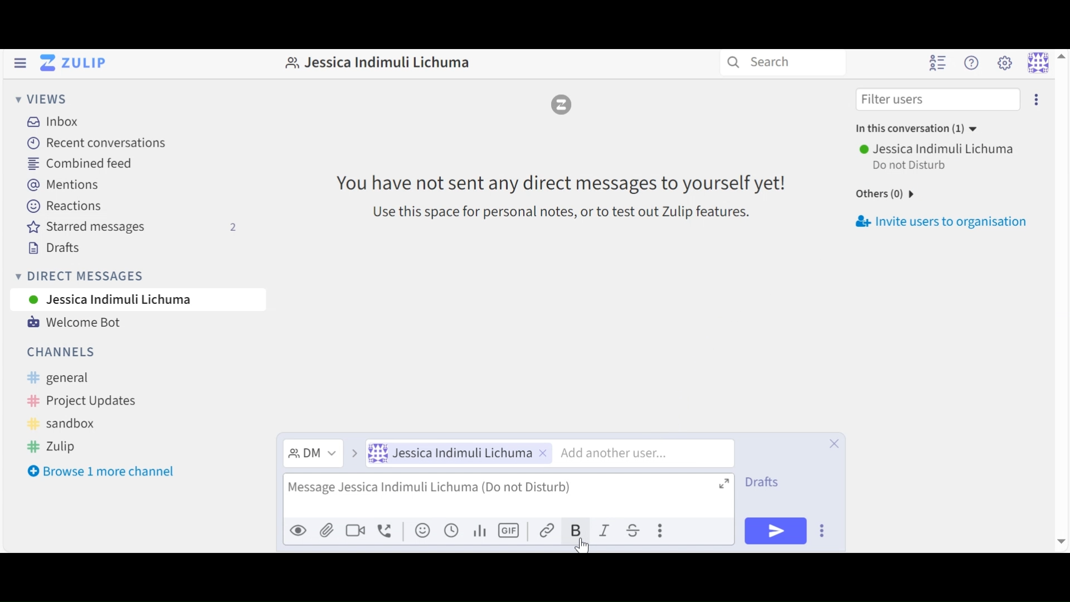 This screenshot has height=602, width=1070. Describe the element at coordinates (53, 249) in the screenshot. I see `Drafts` at that location.